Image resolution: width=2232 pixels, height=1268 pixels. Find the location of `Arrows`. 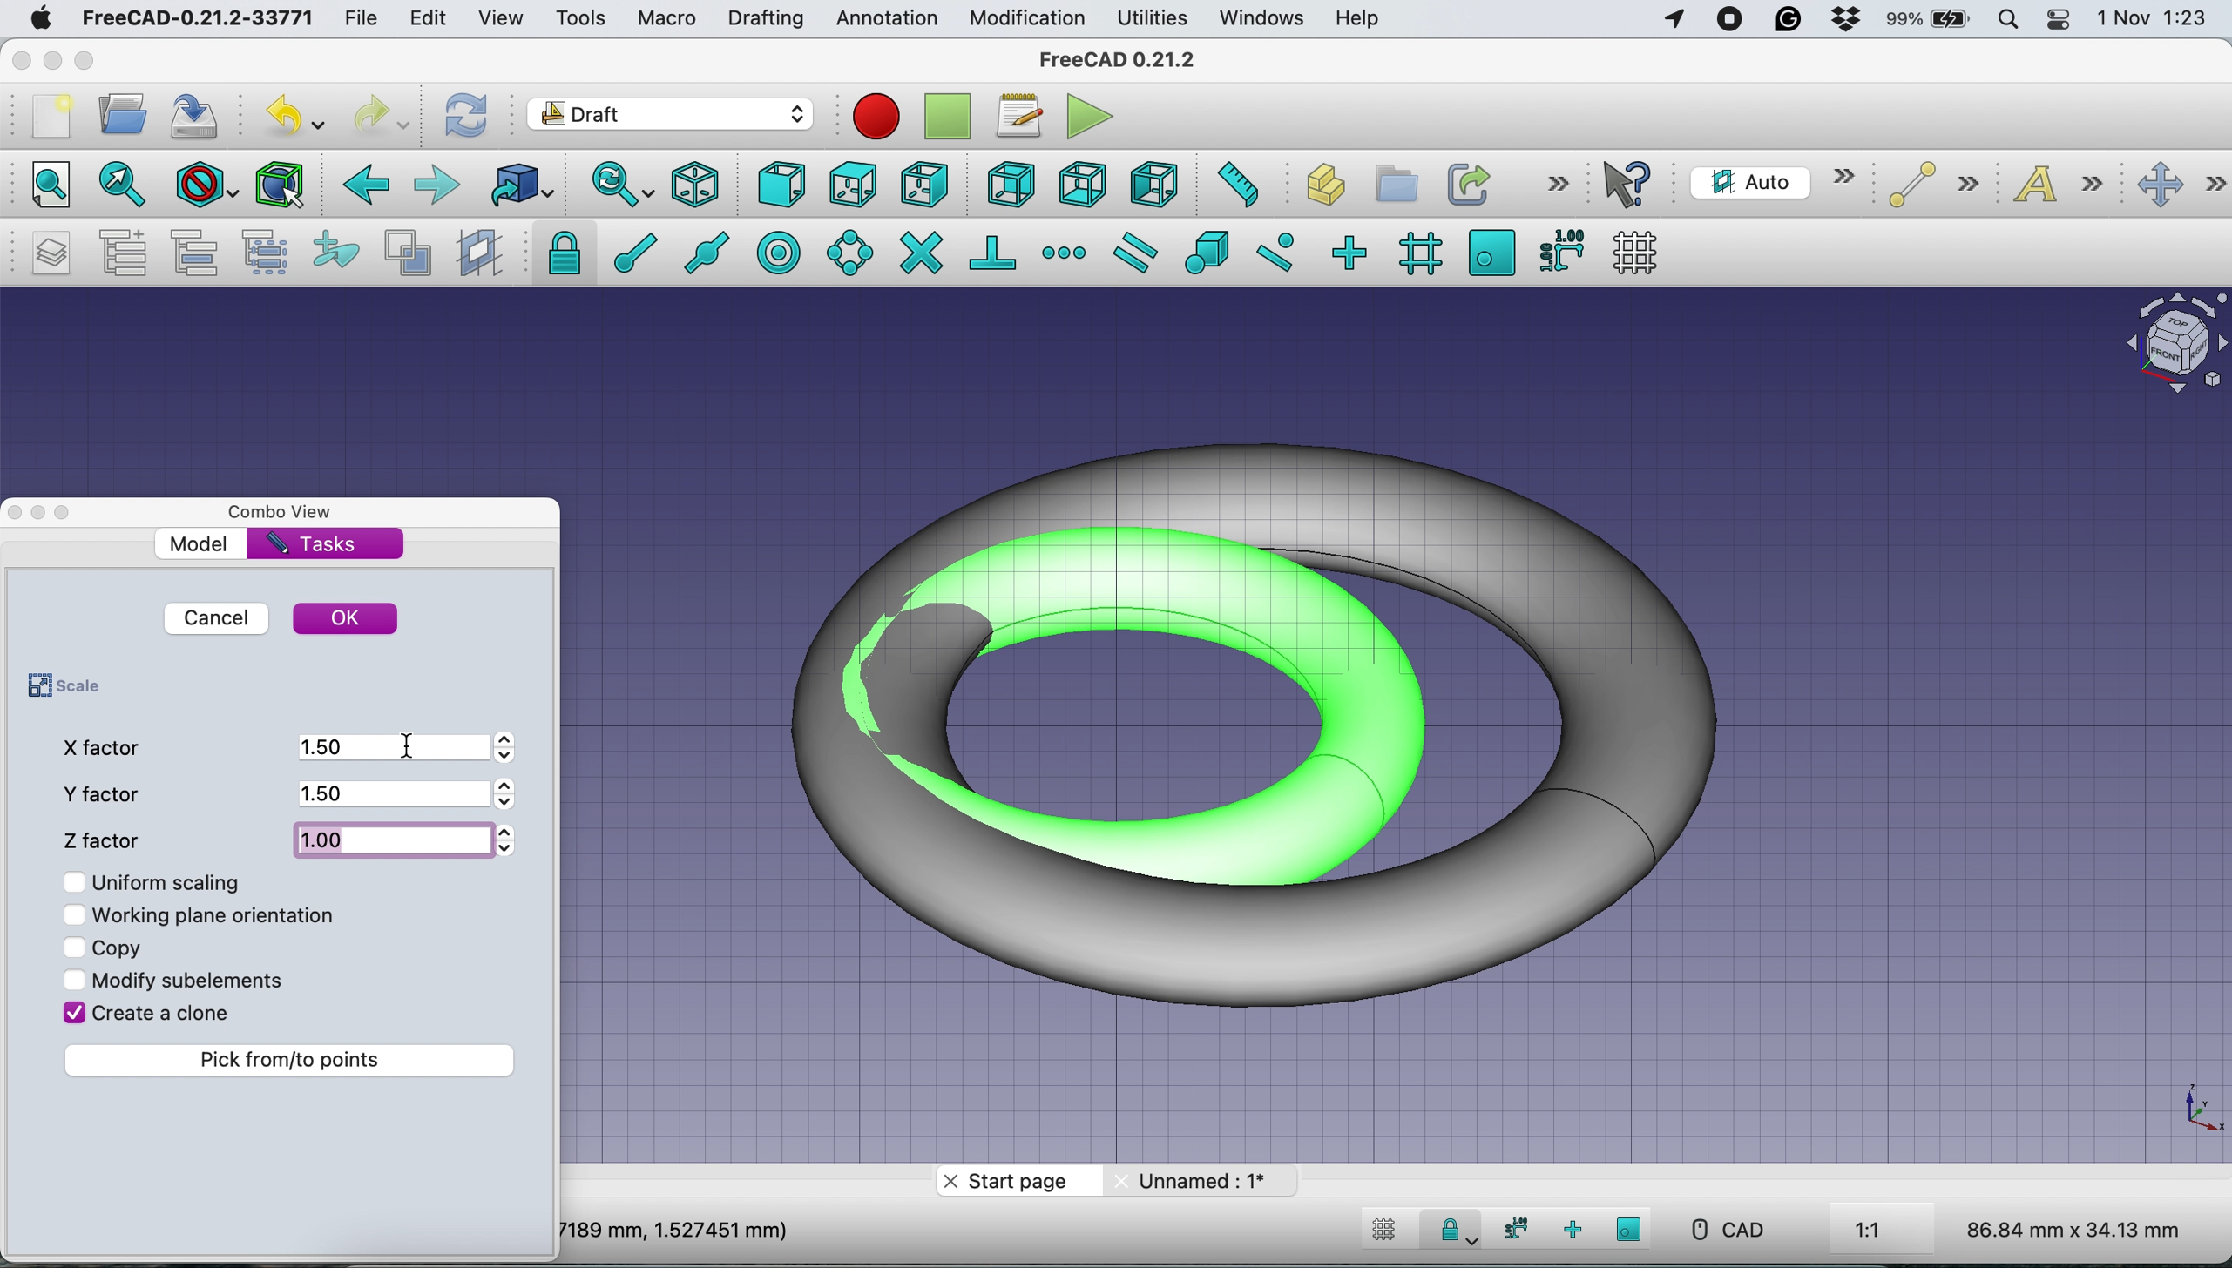

Arrows is located at coordinates (506, 840).